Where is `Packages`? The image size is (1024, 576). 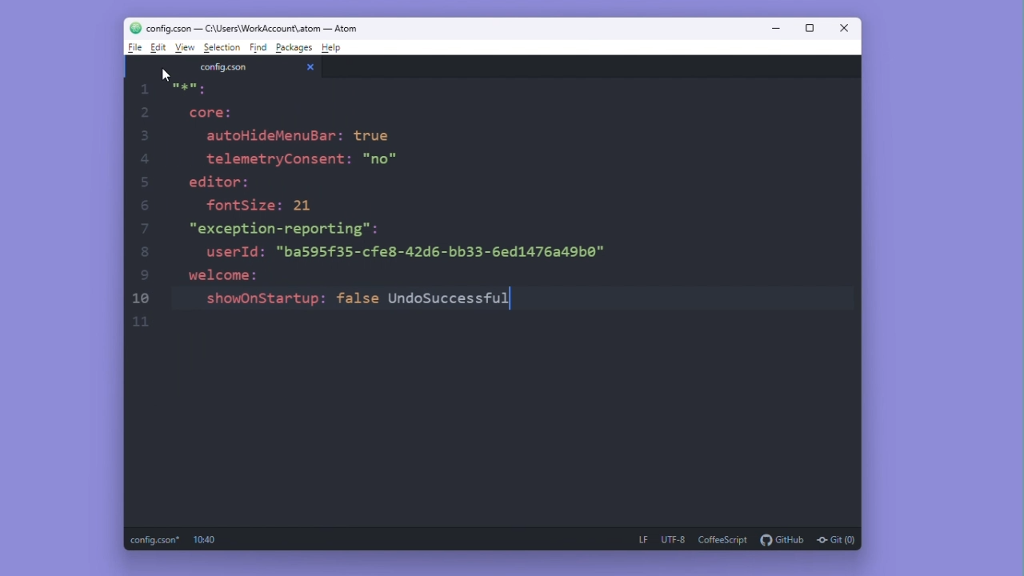
Packages is located at coordinates (295, 47).